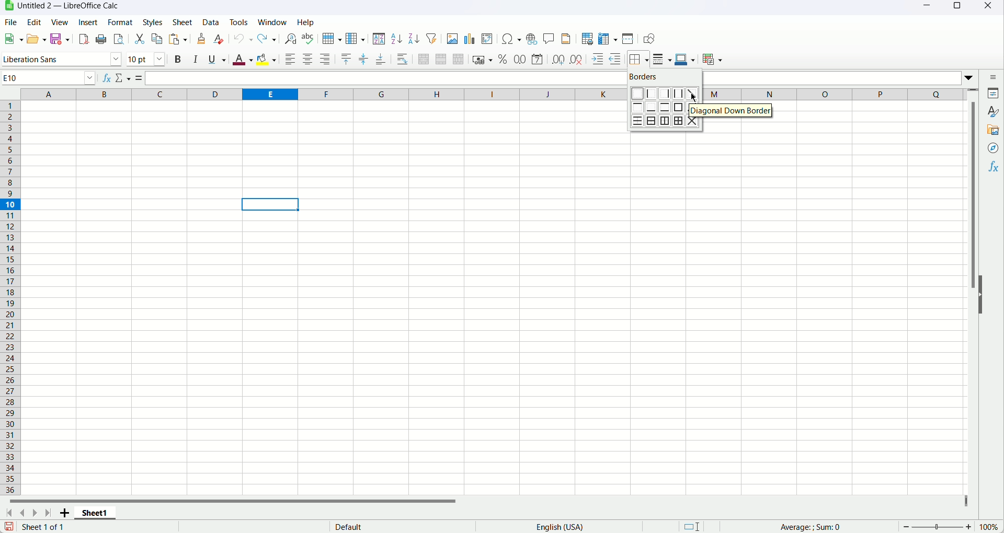  I want to click on No border, so click(636, 94).